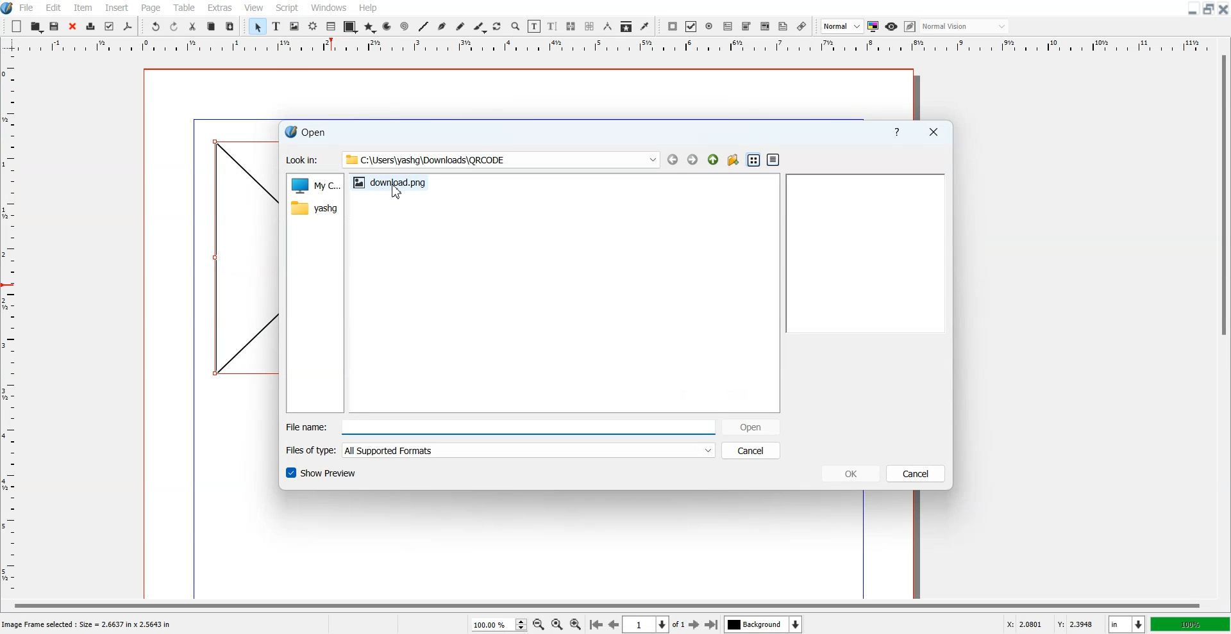 This screenshot has width=1231, height=634. I want to click on Close, so click(932, 131).